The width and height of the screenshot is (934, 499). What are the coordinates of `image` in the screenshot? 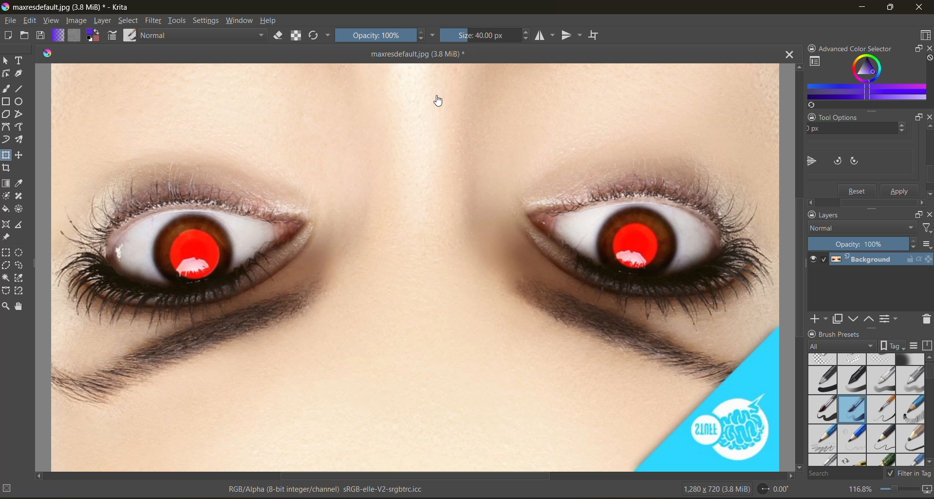 It's located at (76, 21).